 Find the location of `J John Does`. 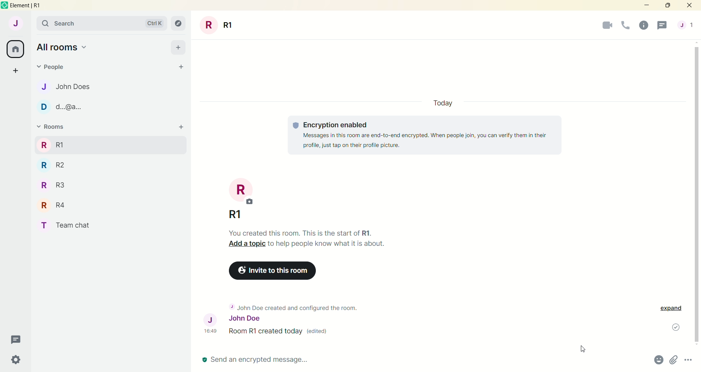

J John Does is located at coordinates (70, 87).